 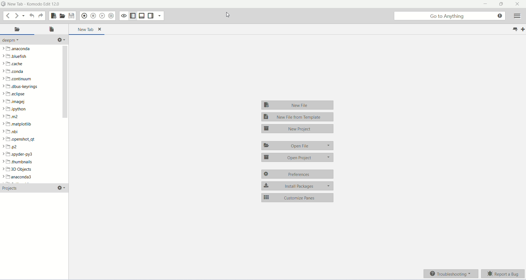 I want to click on verticals scroll bar, so click(x=65, y=114).